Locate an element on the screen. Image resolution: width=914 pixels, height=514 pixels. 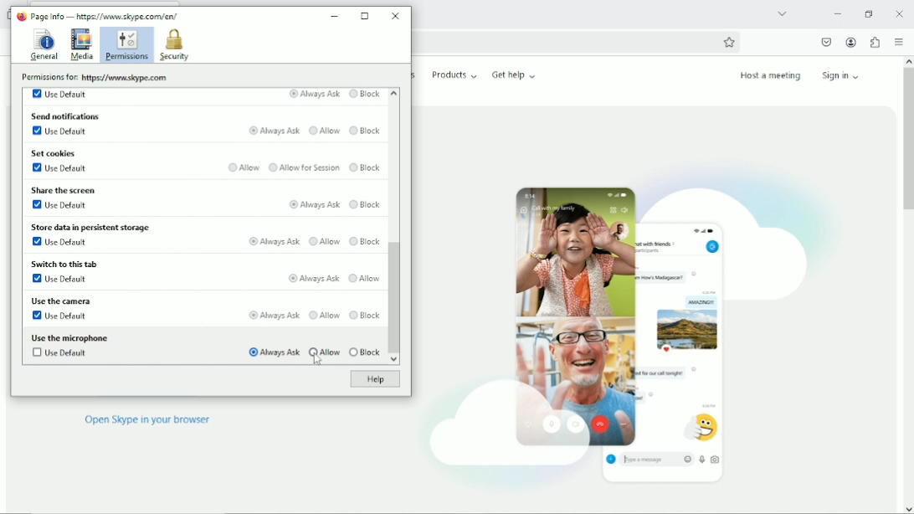
Use default is located at coordinates (62, 132).